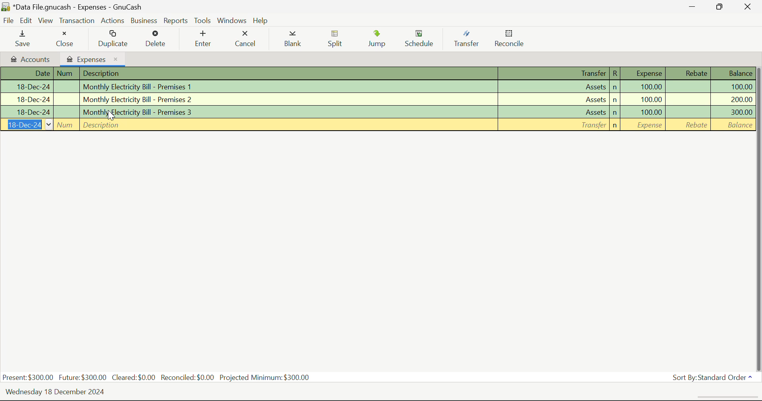 The width and height of the screenshot is (762, 401). I want to click on New Transaction Field, so click(377, 125).